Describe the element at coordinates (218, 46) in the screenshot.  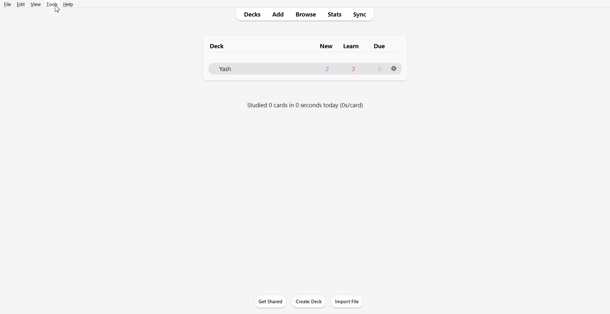
I see `Deck` at that location.